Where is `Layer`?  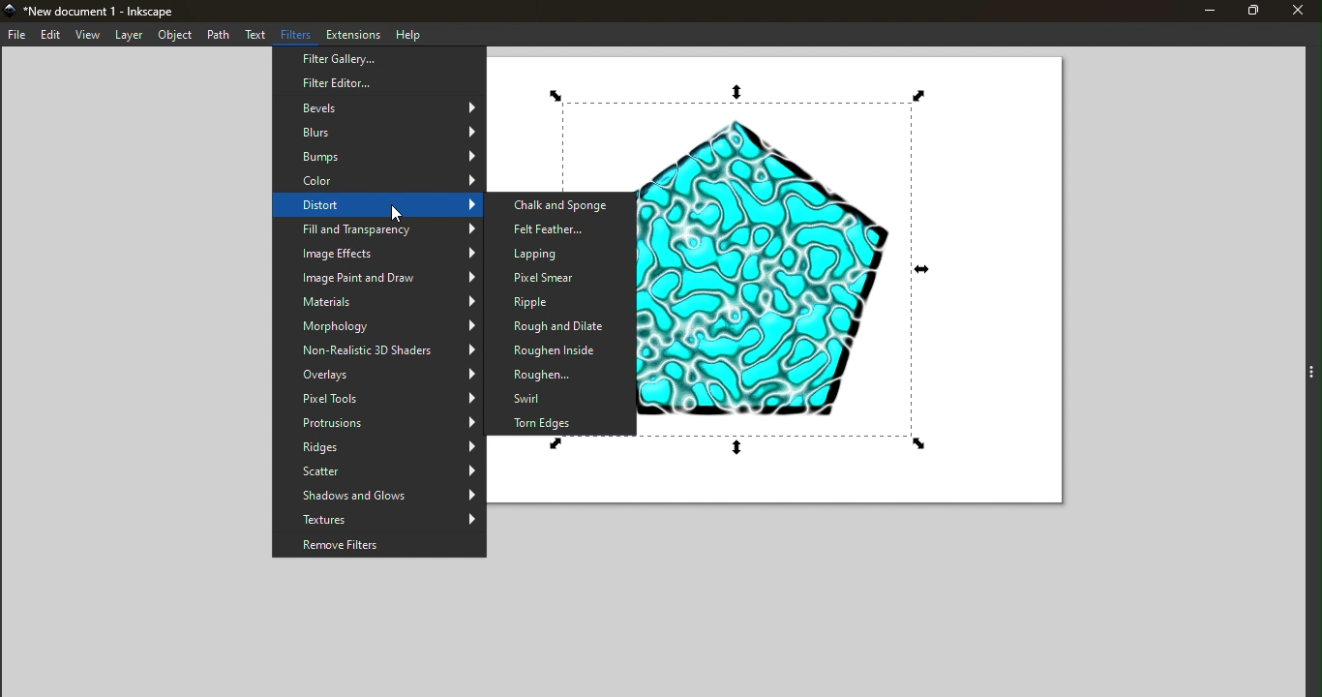
Layer is located at coordinates (126, 36).